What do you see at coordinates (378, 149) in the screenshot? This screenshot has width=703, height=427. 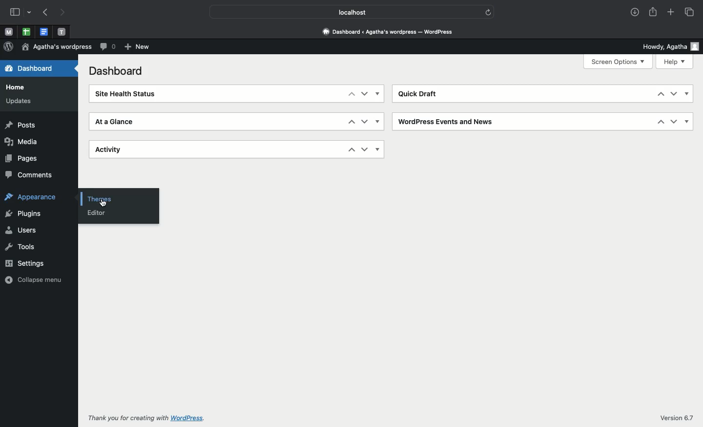 I see `Show` at bounding box center [378, 149].